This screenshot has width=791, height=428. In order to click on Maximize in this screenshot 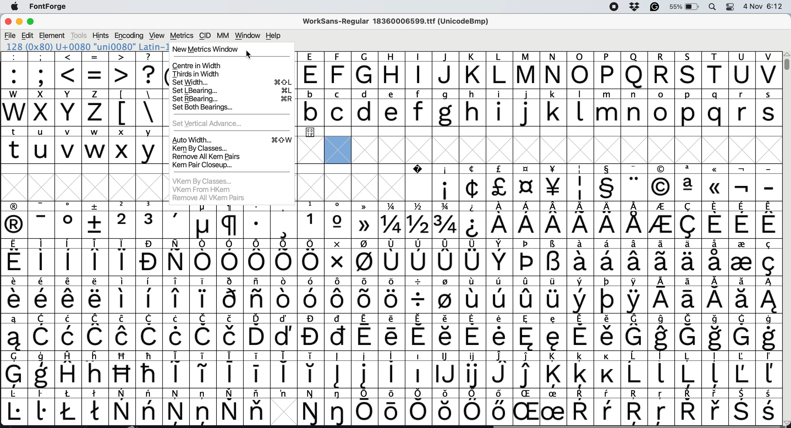, I will do `click(33, 21)`.